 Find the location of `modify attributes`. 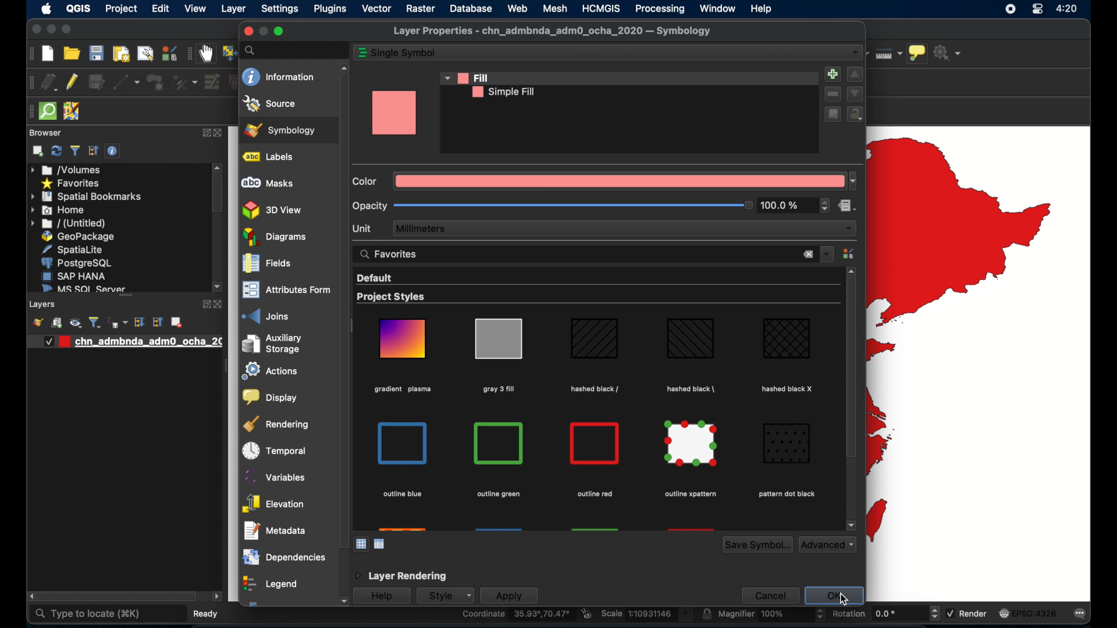

modify attributes is located at coordinates (211, 82).